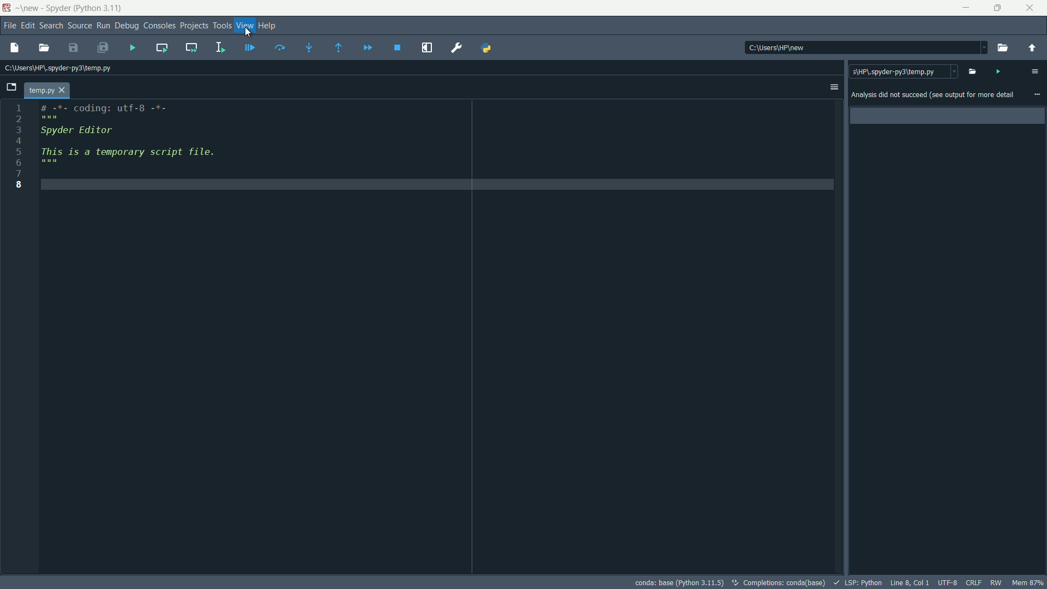 Image resolution: width=1047 pixels, height=589 pixels. Describe the element at coordinates (340, 48) in the screenshot. I see `continue execution until next function` at that location.